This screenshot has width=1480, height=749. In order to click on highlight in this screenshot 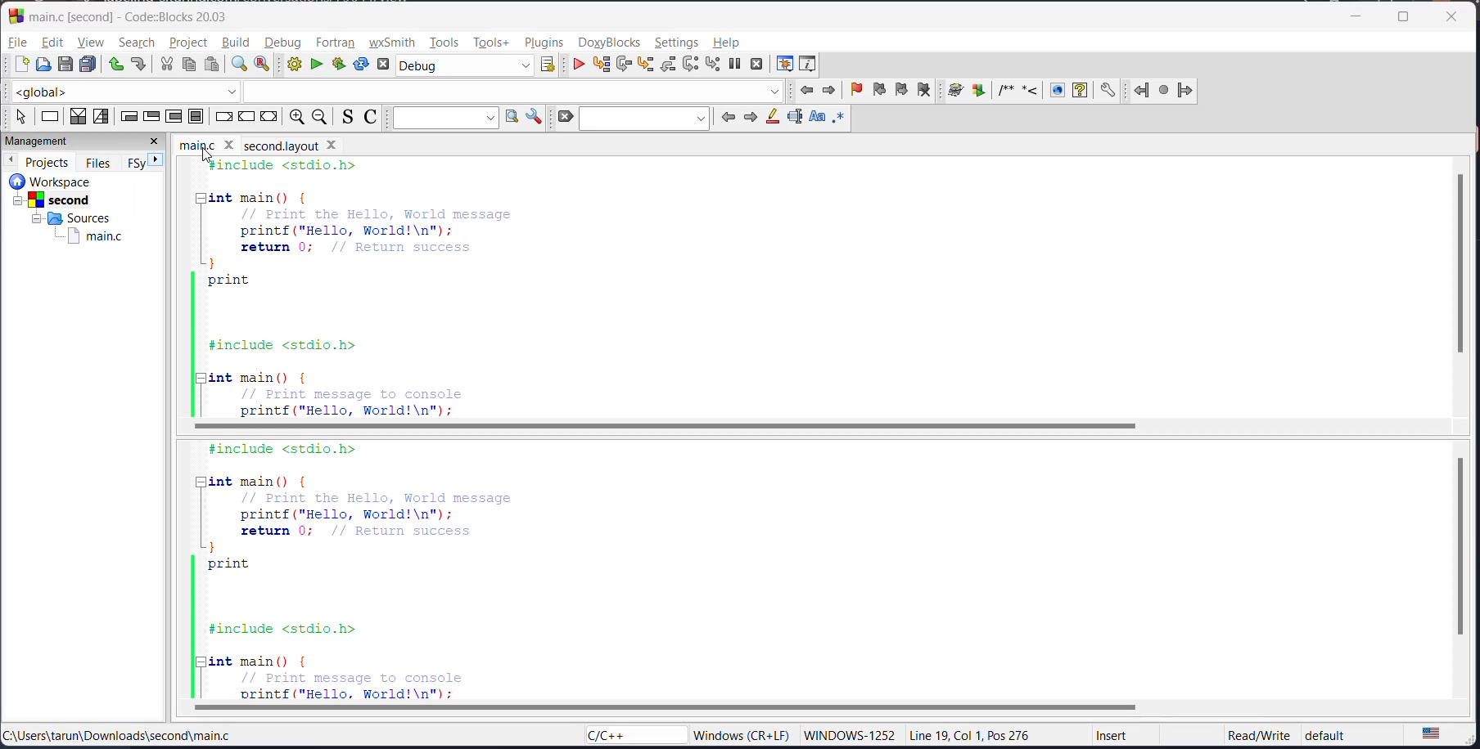, I will do `click(773, 118)`.